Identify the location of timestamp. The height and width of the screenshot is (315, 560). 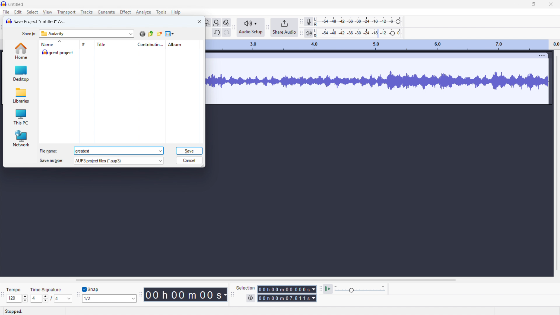
(186, 295).